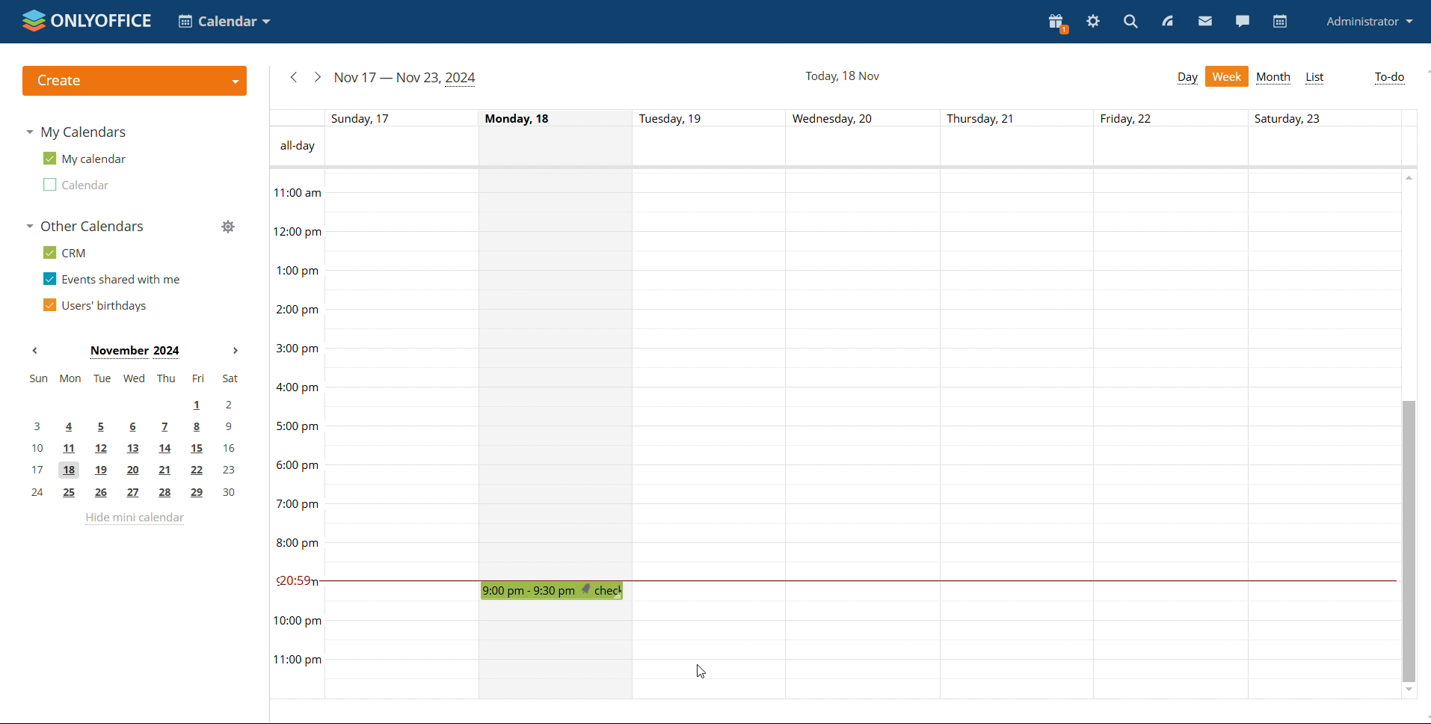 This screenshot has width=1431, height=724. What do you see at coordinates (76, 132) in the screenshot?
I see `my calendars` at bounding box center [76, 132].